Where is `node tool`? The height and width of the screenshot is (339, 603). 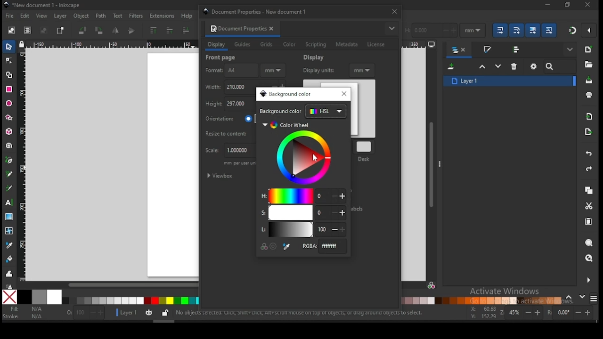 node tool is located at coordinates (9, 60).